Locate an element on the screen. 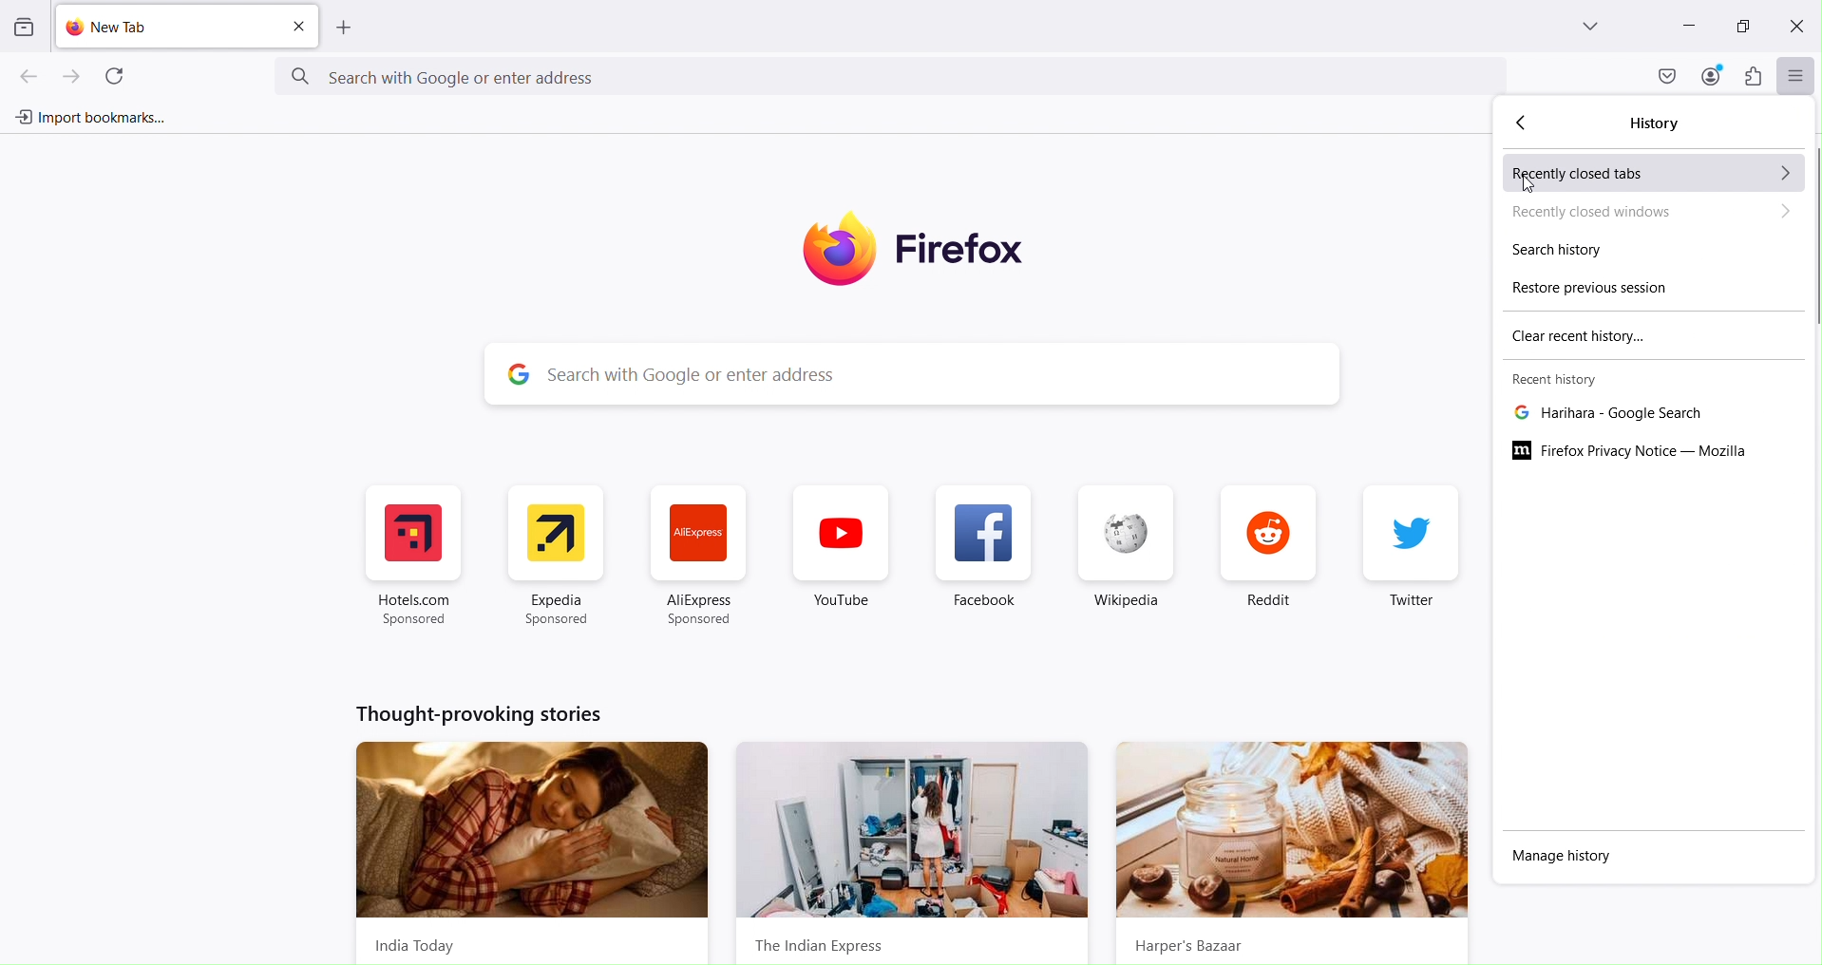 The height and width of the screenshot is (965, 1822). Account is located at coordinates (1712, 75).